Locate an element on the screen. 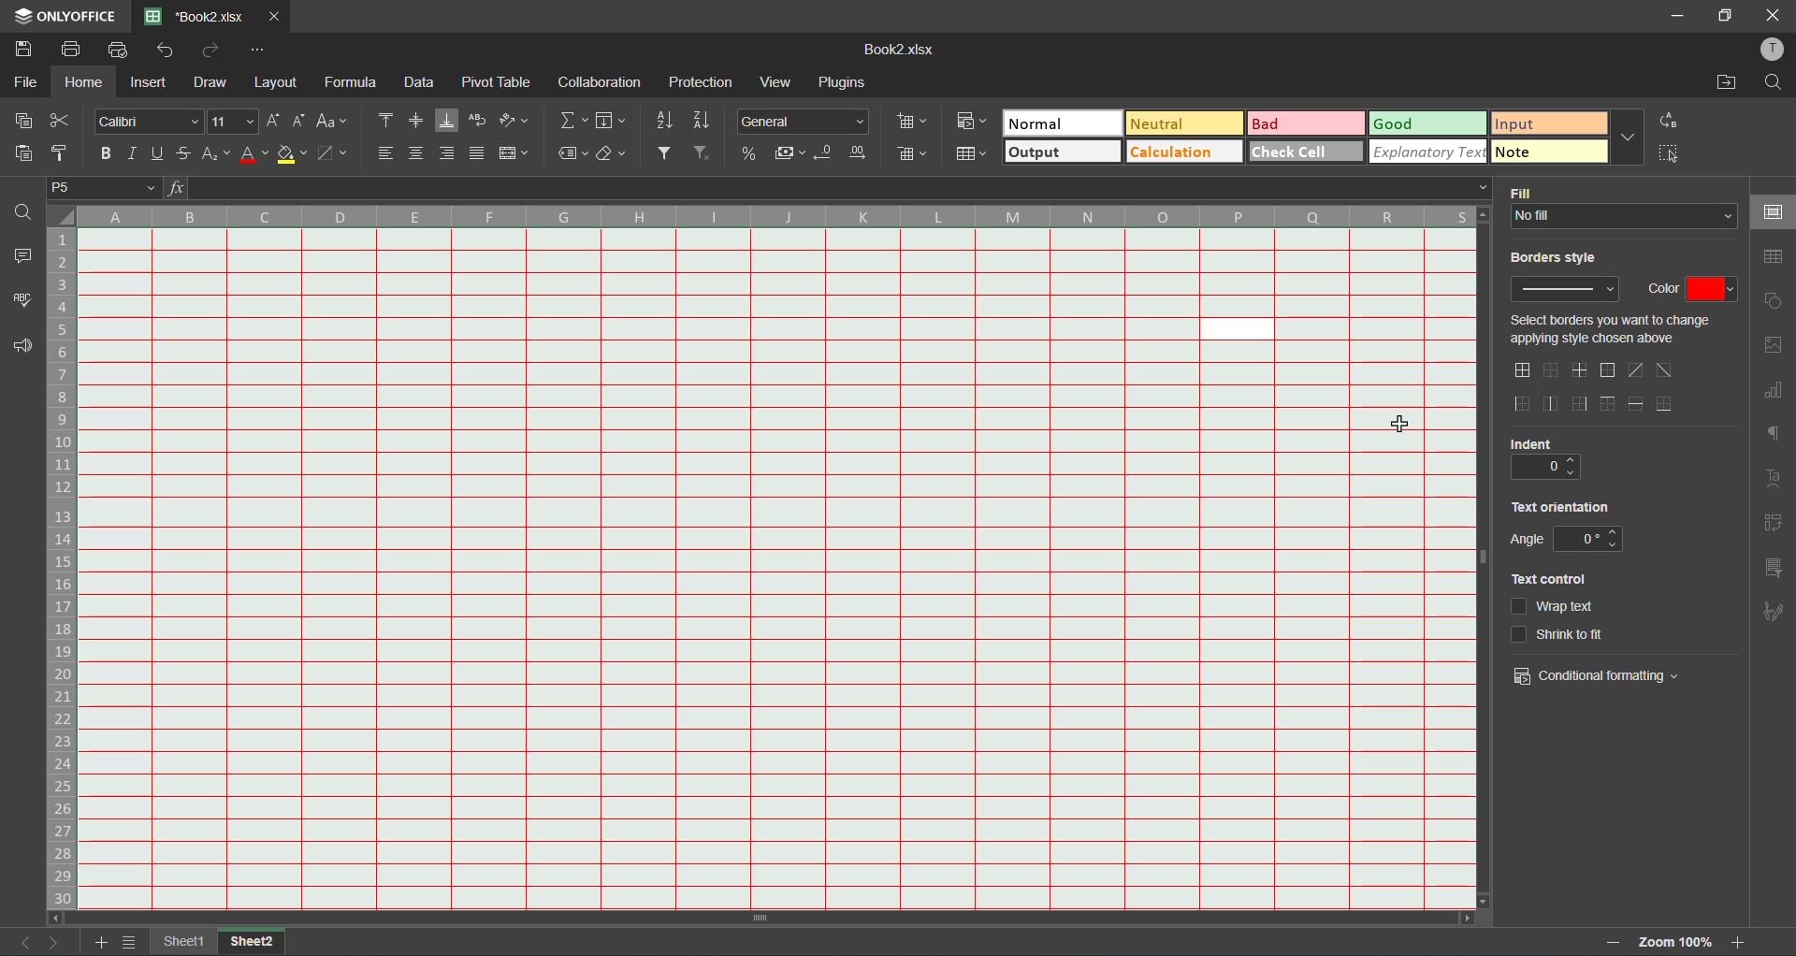 This screenshot has height=956, width=1796. pivot table is located at coordinates (1774, 525).